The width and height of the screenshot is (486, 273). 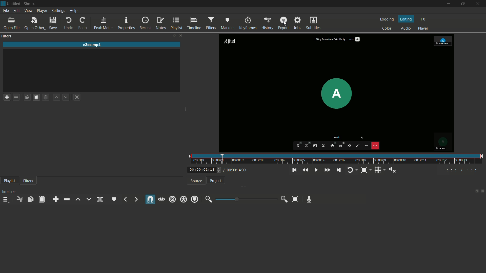 I want to click on timeline menu, so click(x=7, y=200).